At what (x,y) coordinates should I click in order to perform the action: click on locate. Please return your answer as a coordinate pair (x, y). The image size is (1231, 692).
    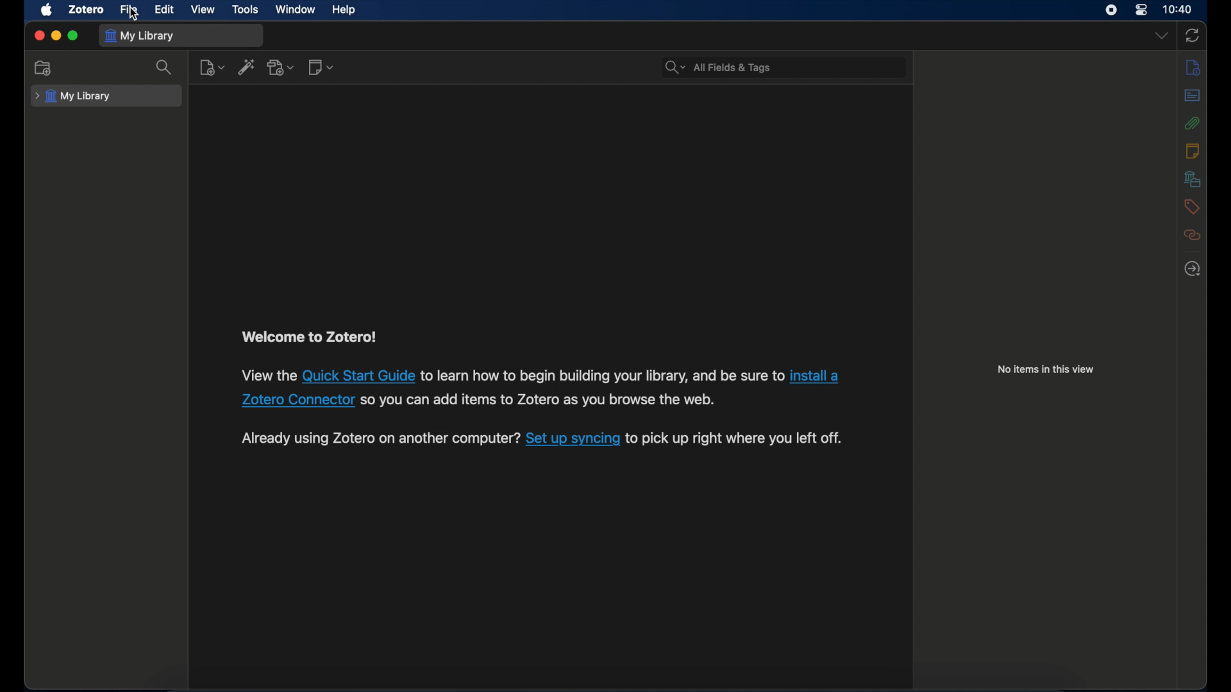
    Looking at the image, I should click on (1193, 268).